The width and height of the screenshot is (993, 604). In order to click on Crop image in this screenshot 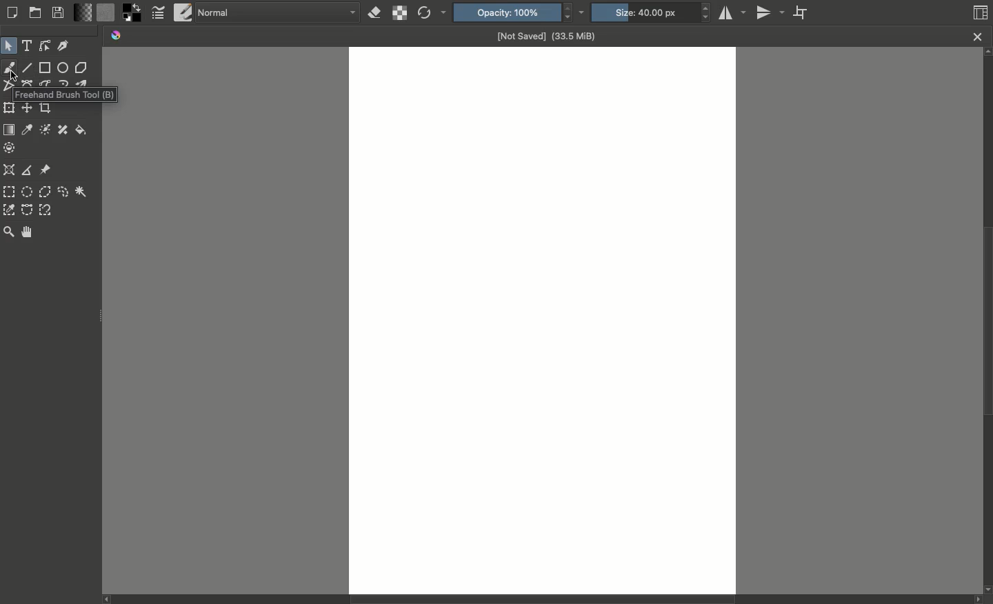, I will do `click(46, 109)`.